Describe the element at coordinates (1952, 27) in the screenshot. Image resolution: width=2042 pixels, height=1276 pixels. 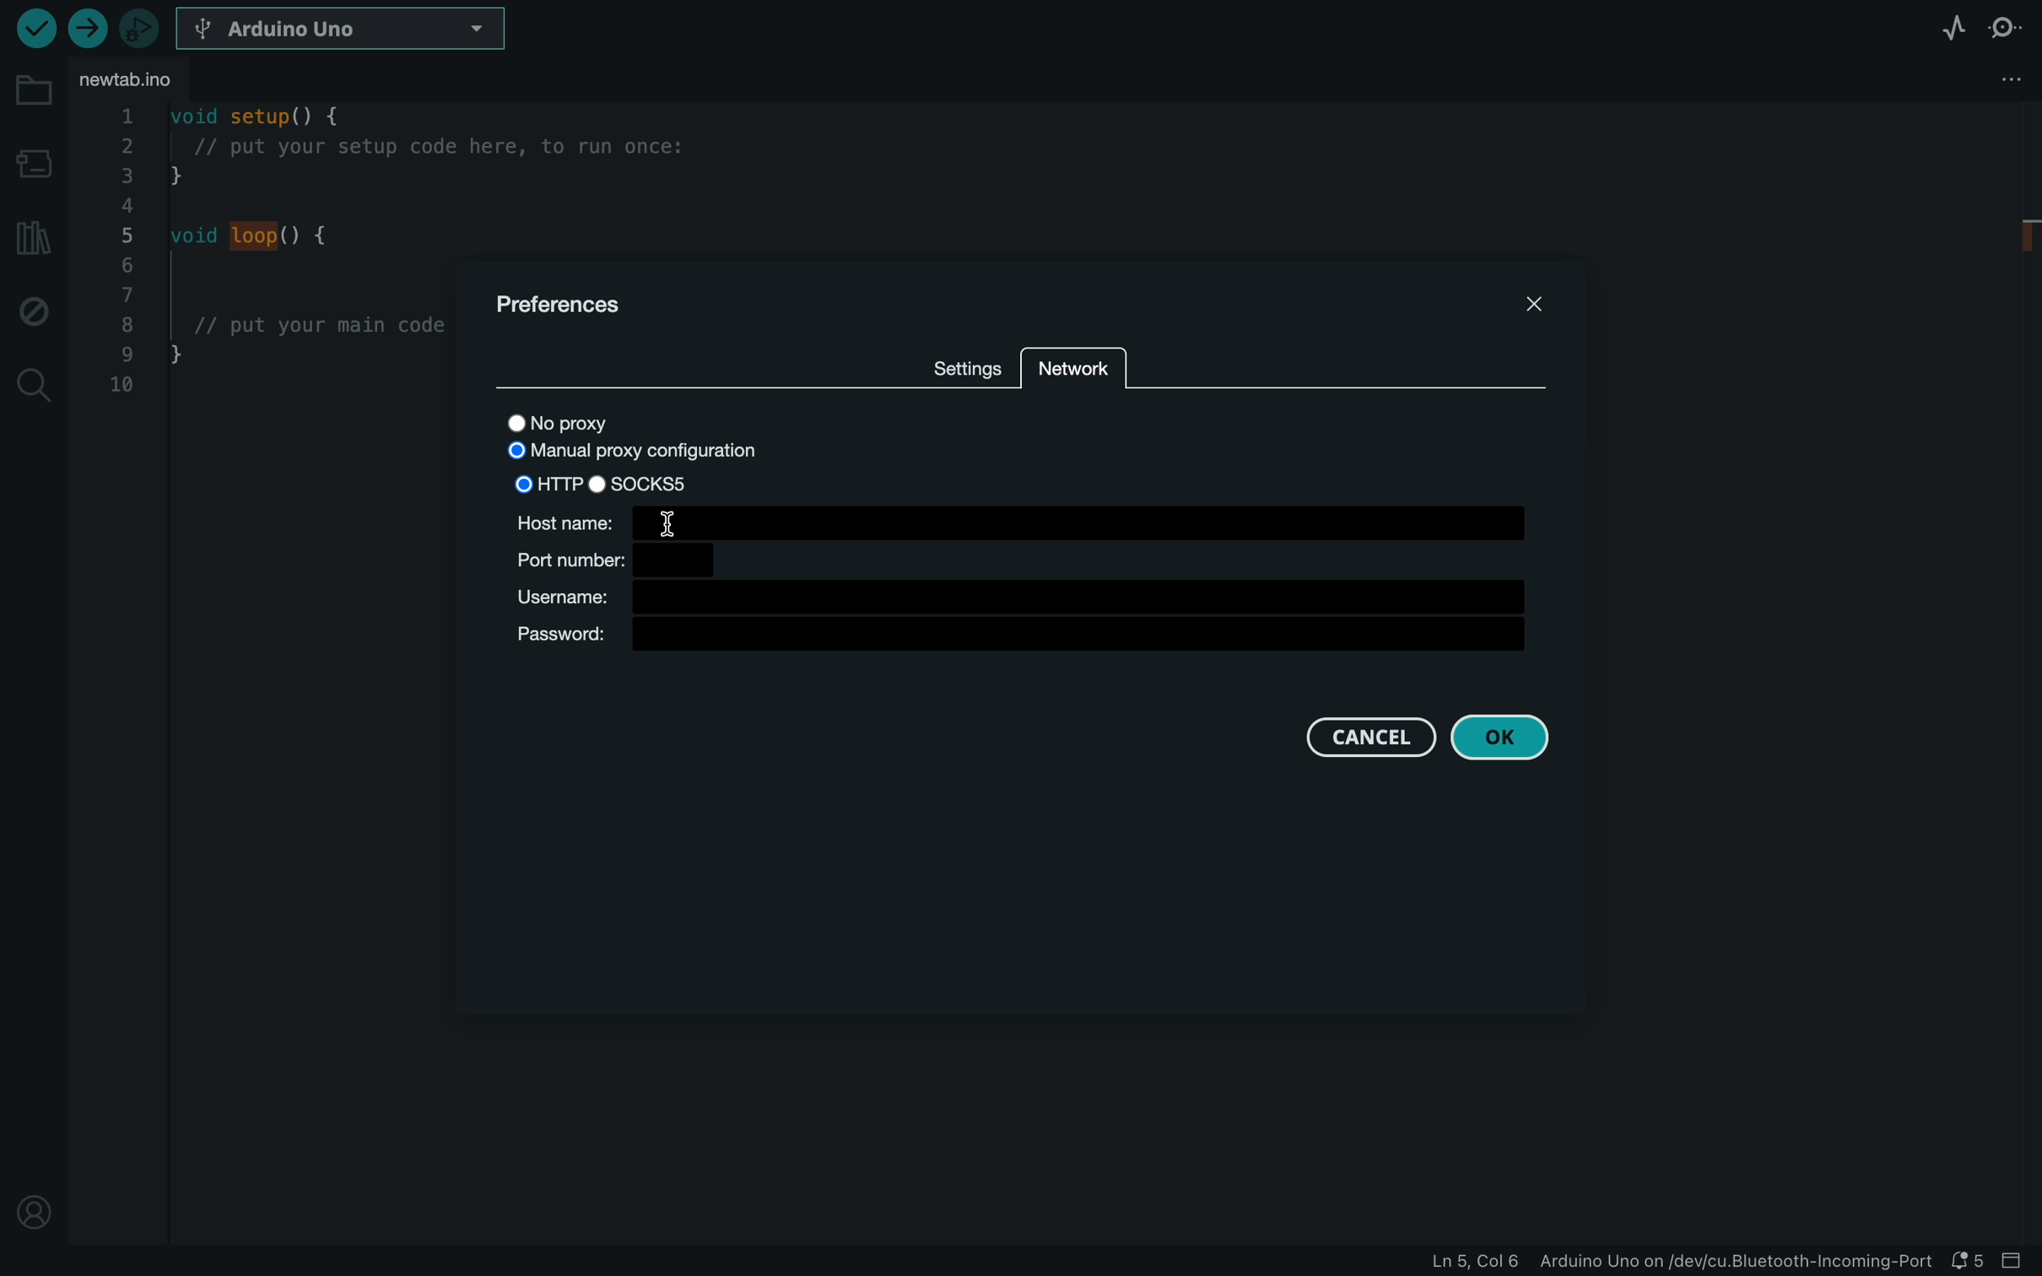
I see `serial plotter` at that location.